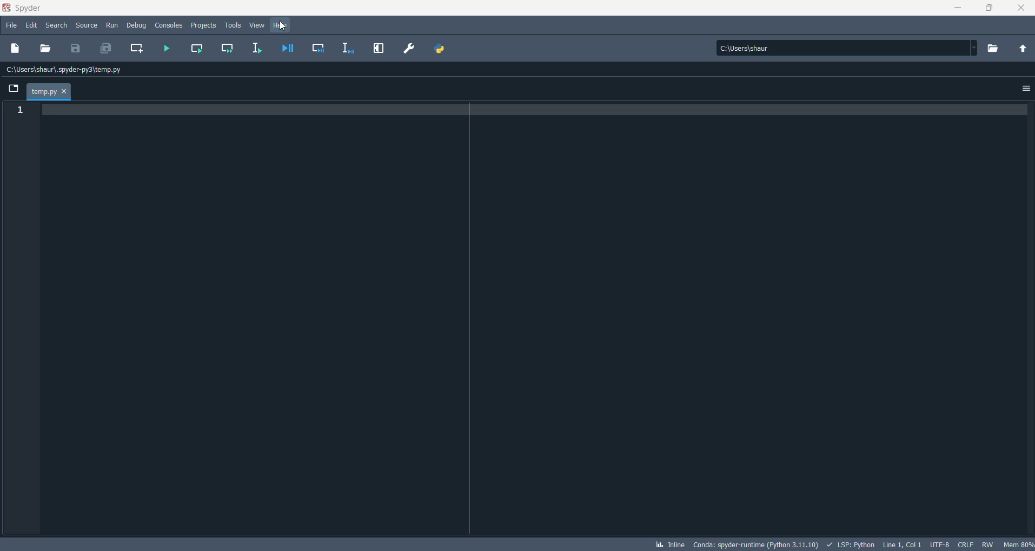 This screenshot has width=1035, height=551. Describe the element at coordinates (10, 27) in the screenshot. I see `file` at that location.